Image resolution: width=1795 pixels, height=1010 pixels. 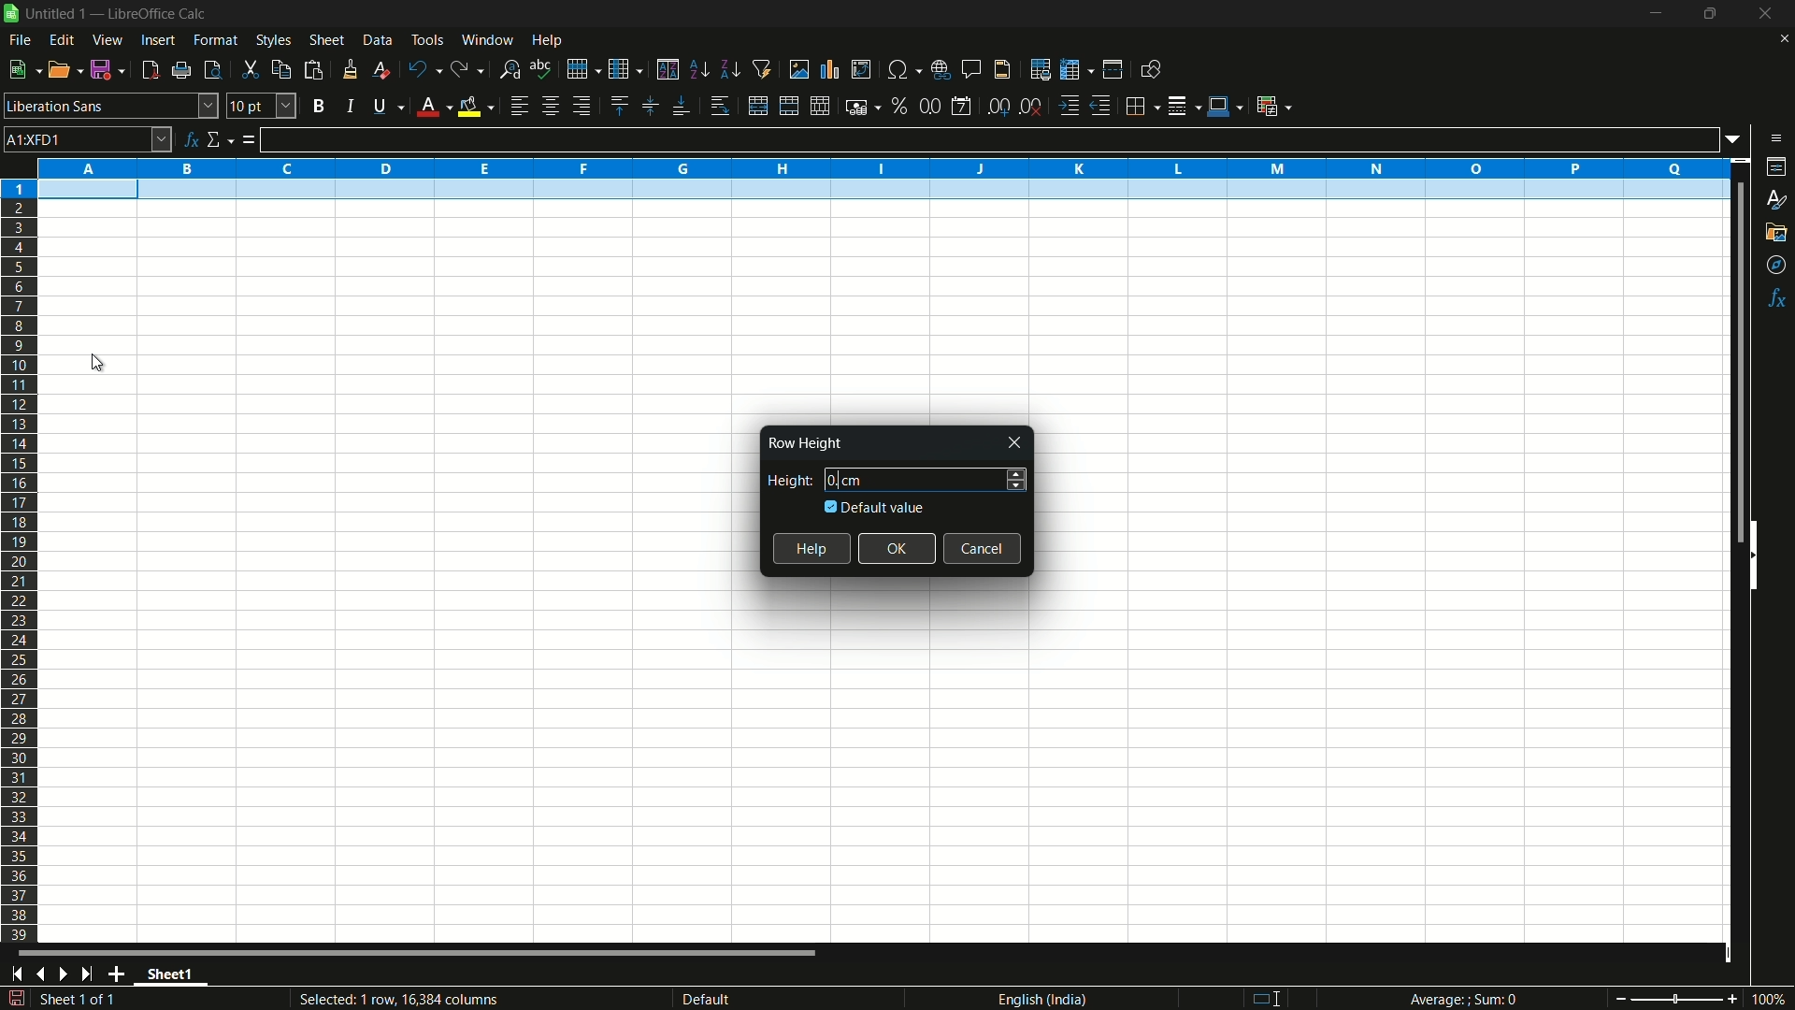 What do you see at coordinates (929, 106) in the screenshot?
I see `format as number` at bounding box center [929, 106].